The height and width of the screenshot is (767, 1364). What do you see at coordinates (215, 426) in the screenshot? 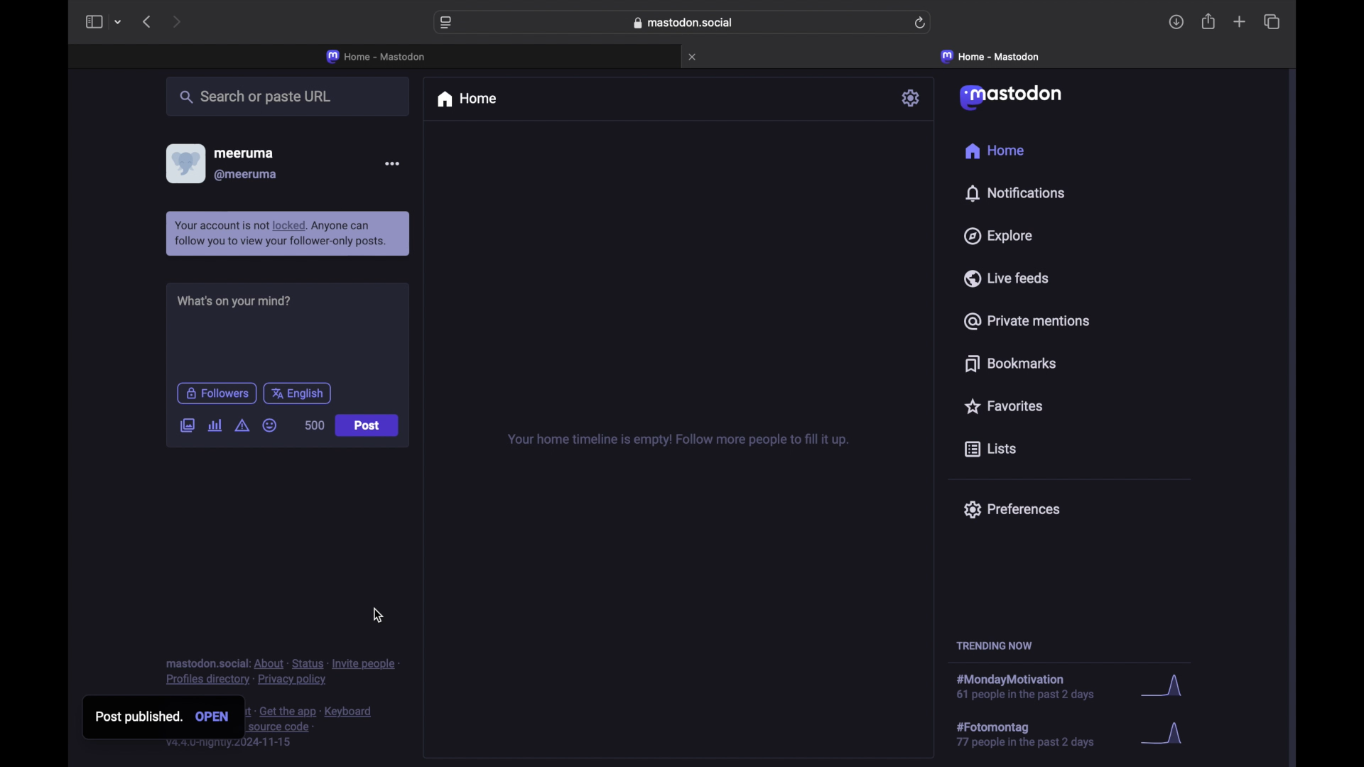
I see `add  poll` at bounding box center [215, 426].